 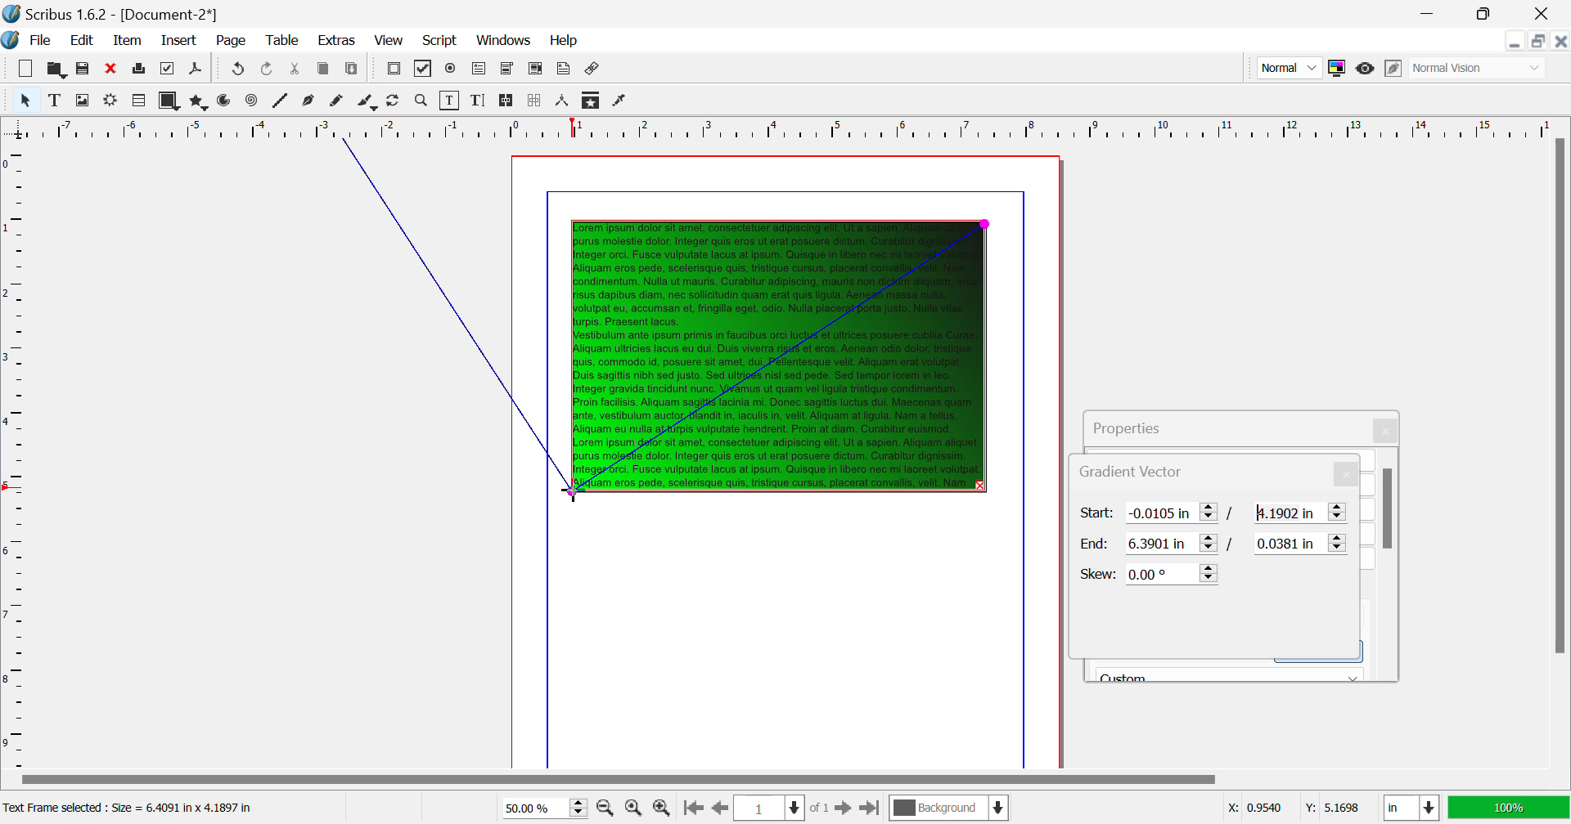 I want to click on Preview Mode, so click(x=1366, y=70).